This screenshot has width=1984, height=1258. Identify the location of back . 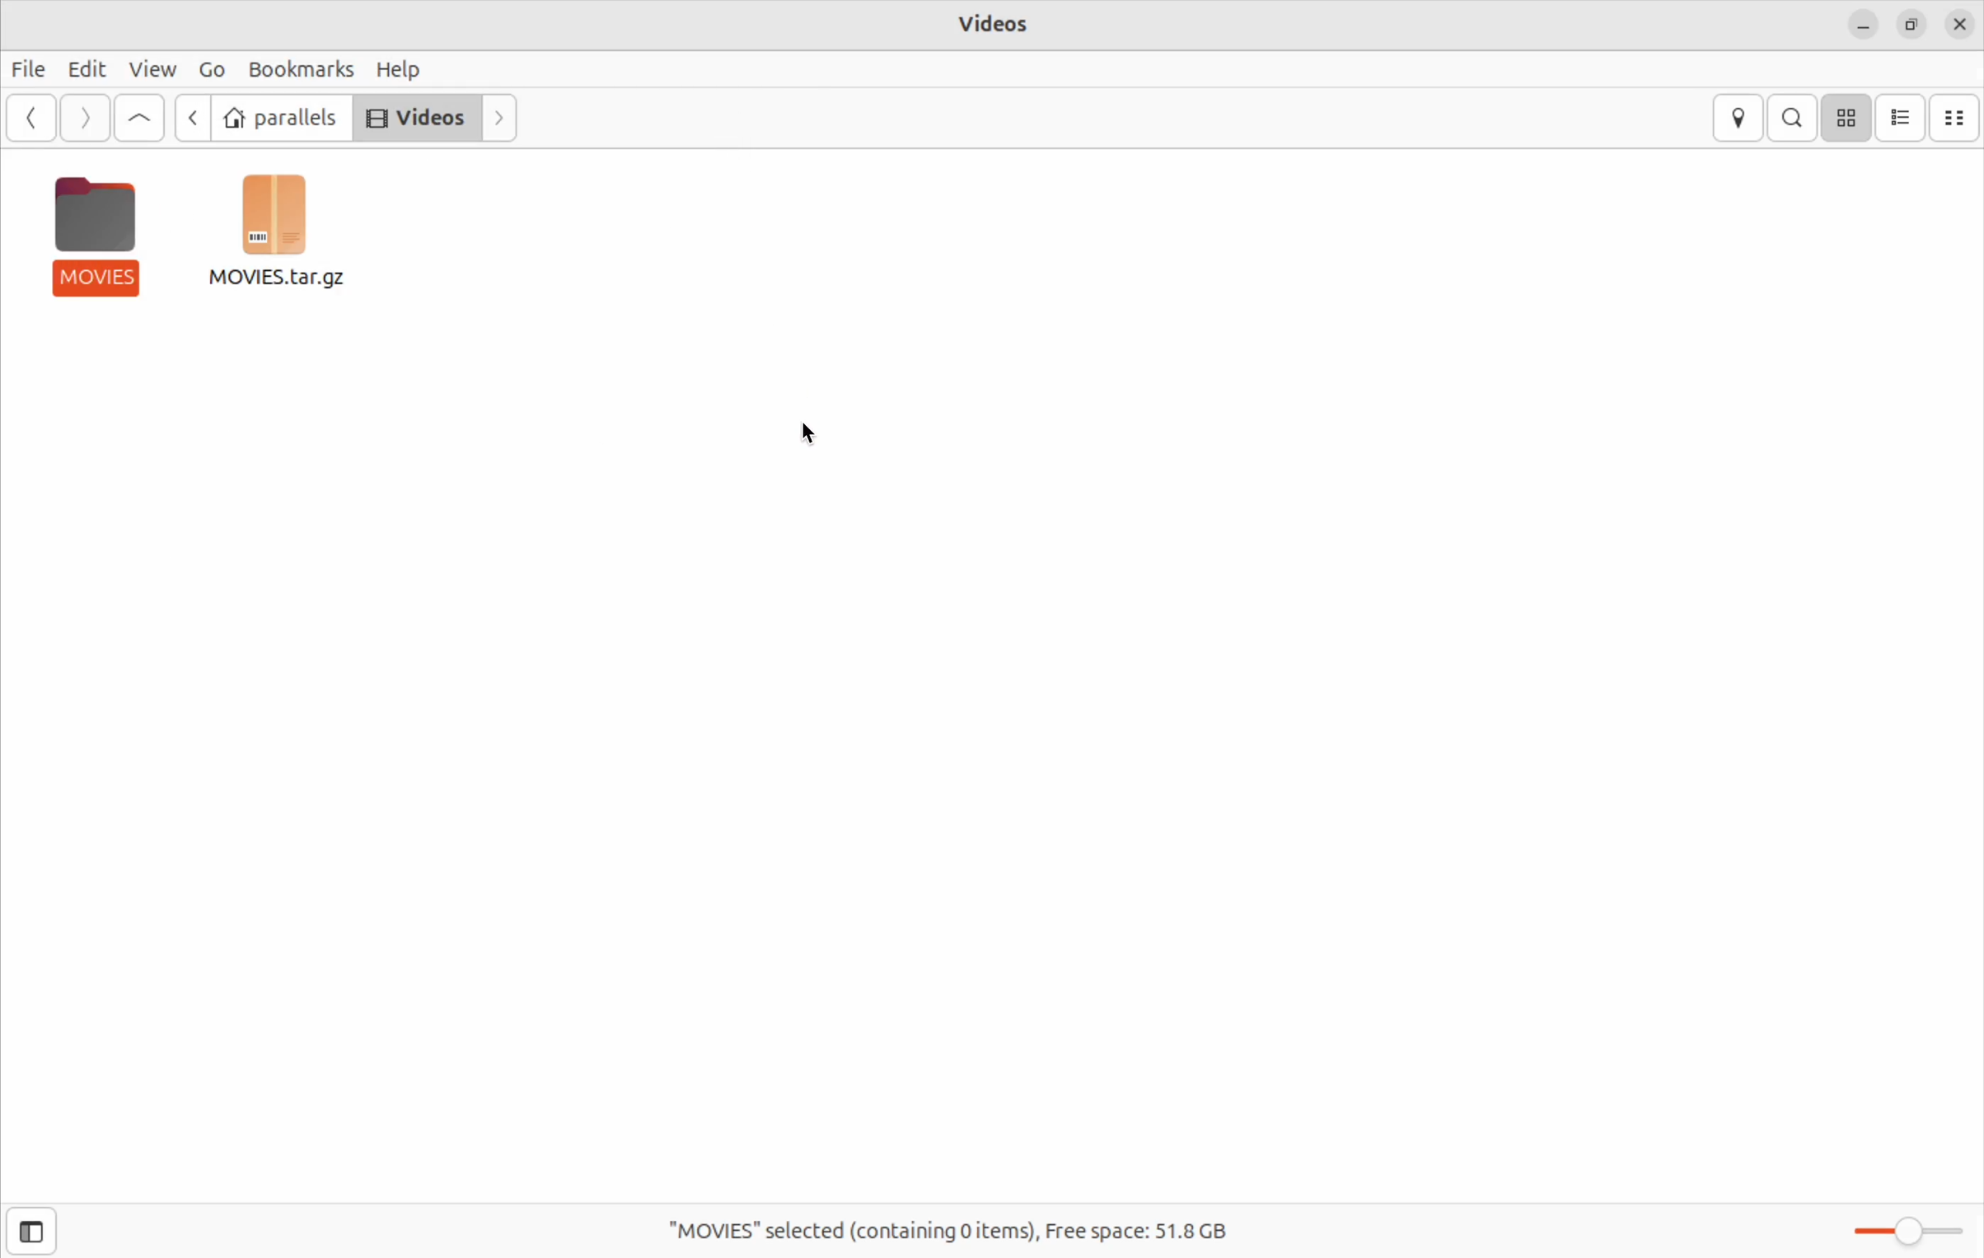
(34, 118).